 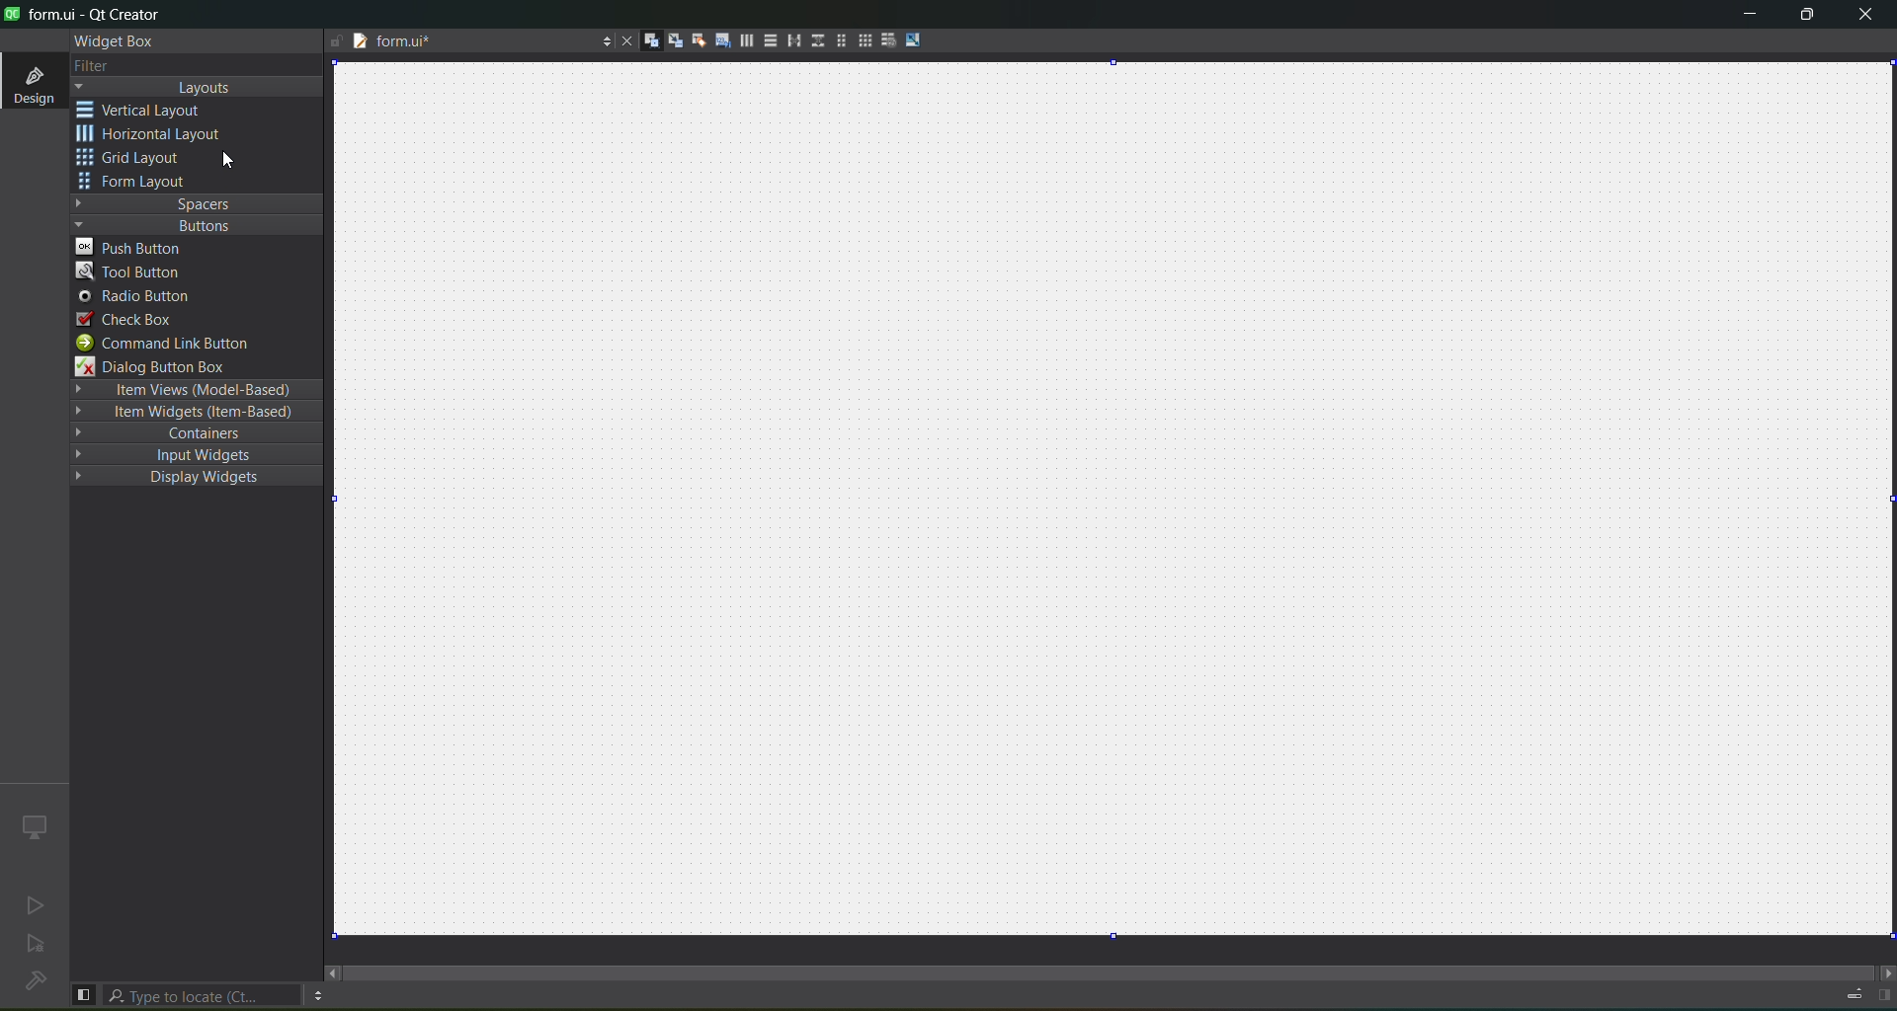 I want to click on horizontal layoutt, so click(x=746, y=43).